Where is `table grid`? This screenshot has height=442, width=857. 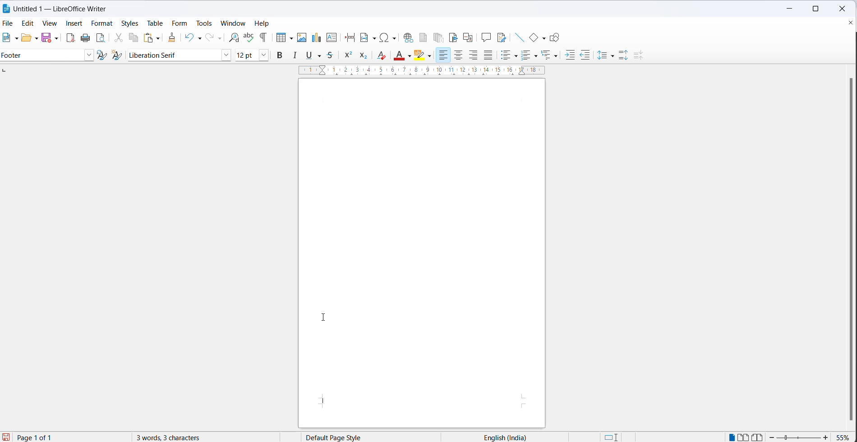 table grid is located at coordinates (290, 37).